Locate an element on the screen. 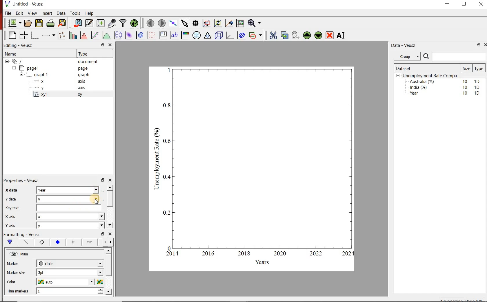 The width and height of the screenshot is (487, 302). move the widgets down is located at coordinates (318, 35).